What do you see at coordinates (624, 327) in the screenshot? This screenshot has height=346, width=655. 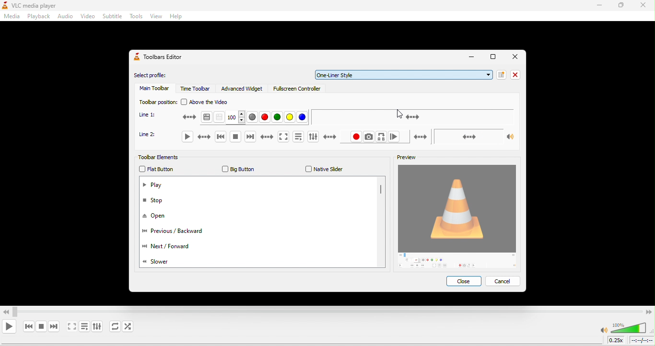 I see `volume` at bounding box center [624, 327].